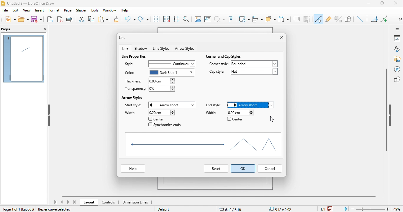 This screenshot has width=403, height=212. I want to click on width, so click(131, 112).